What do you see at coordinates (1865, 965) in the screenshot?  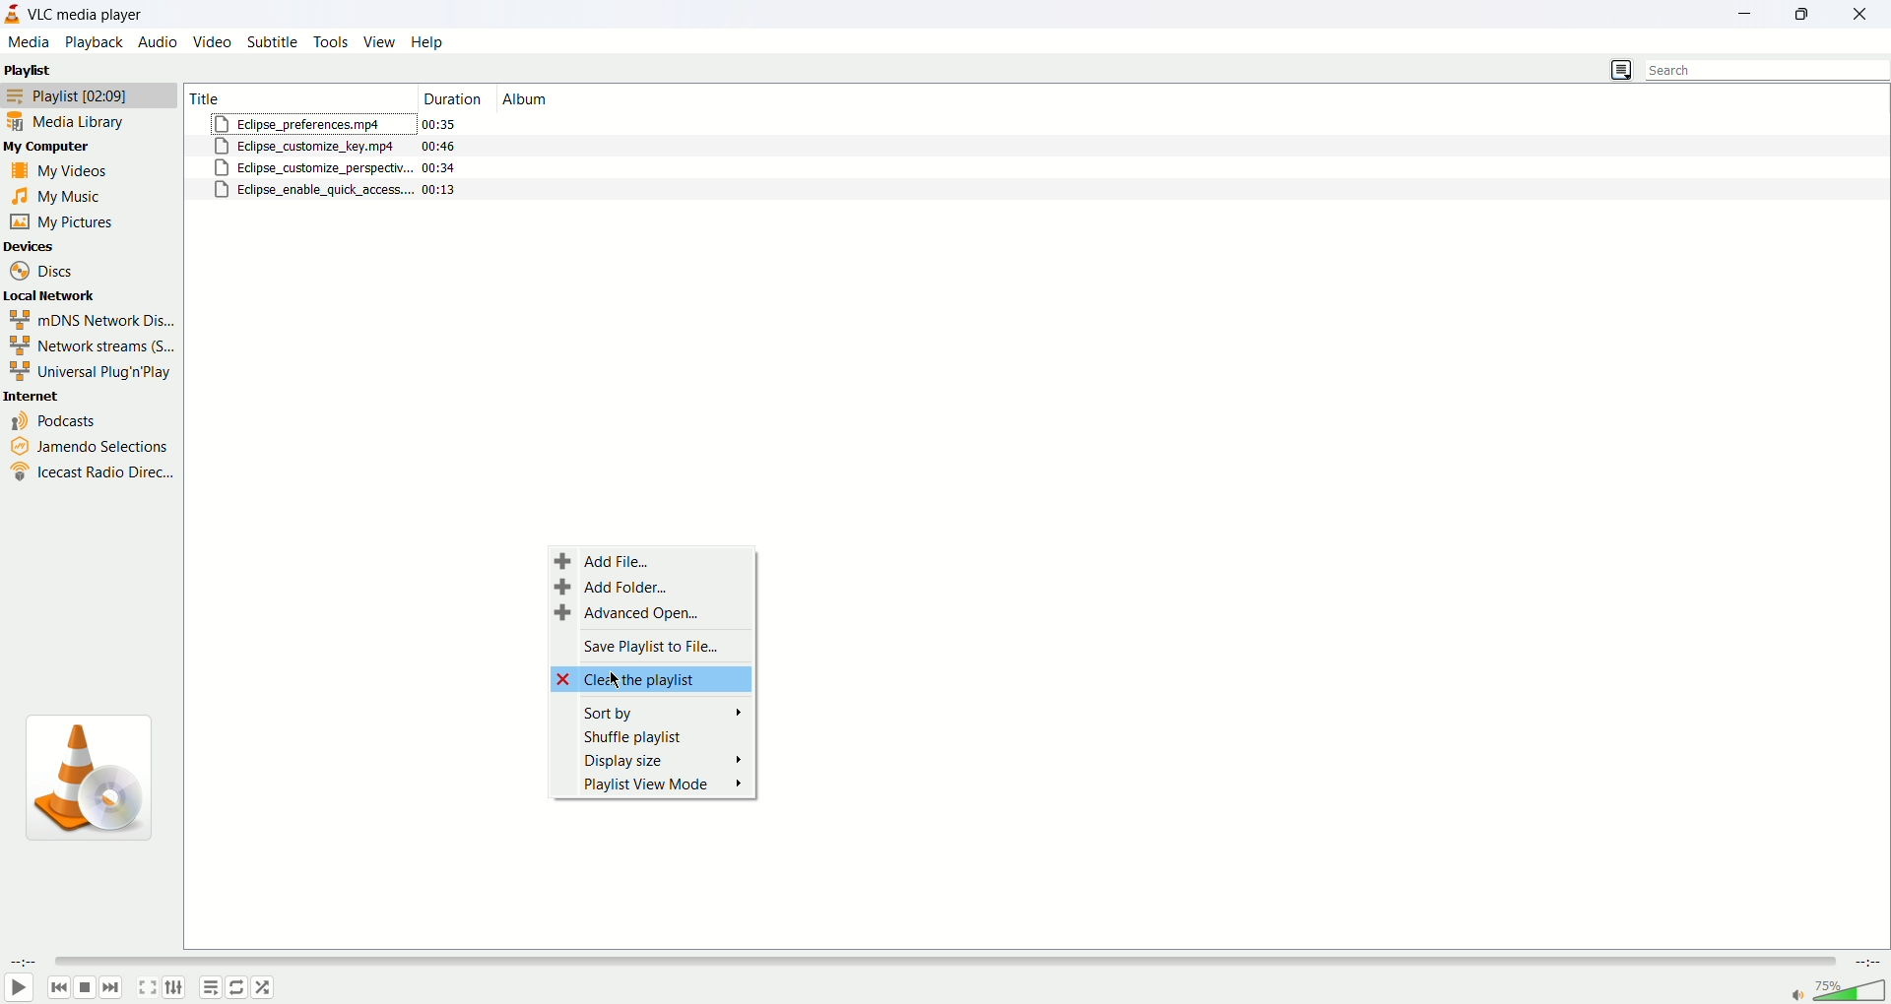 I see `time remaining` at bounding box center [1865, 965].